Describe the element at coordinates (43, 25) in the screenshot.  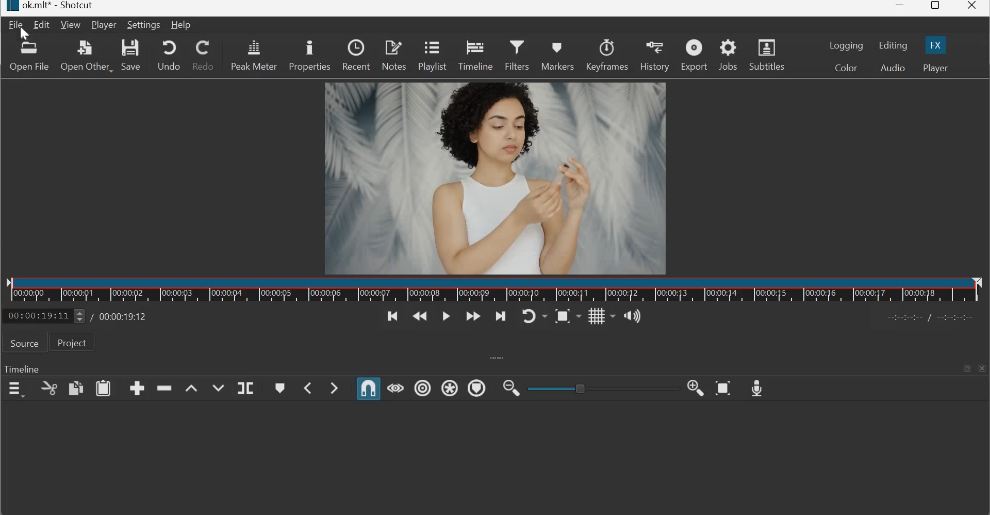
I see `Edit` at that location.